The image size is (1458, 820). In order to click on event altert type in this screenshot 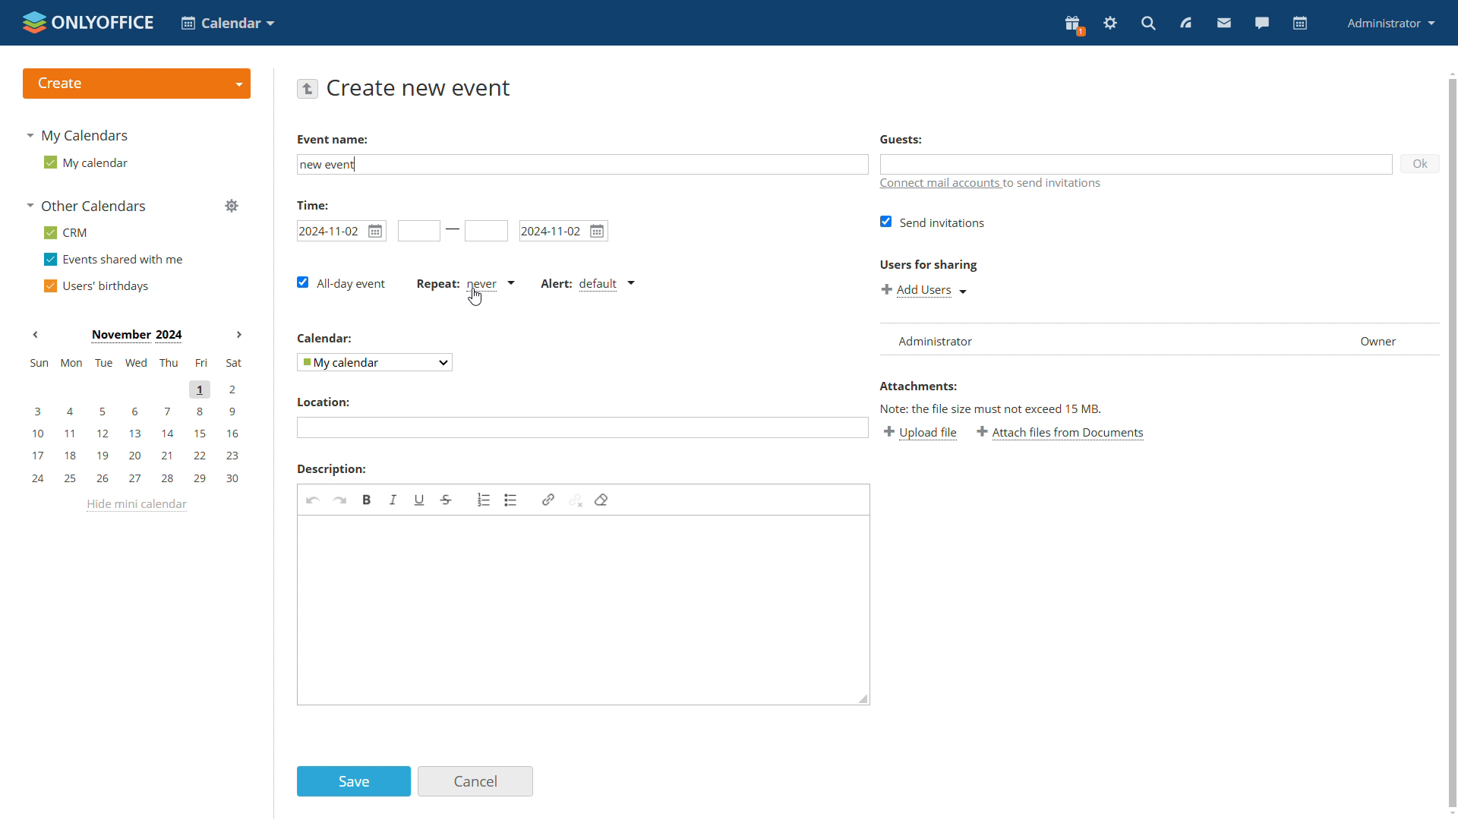, I will do `click(586, 285)`.